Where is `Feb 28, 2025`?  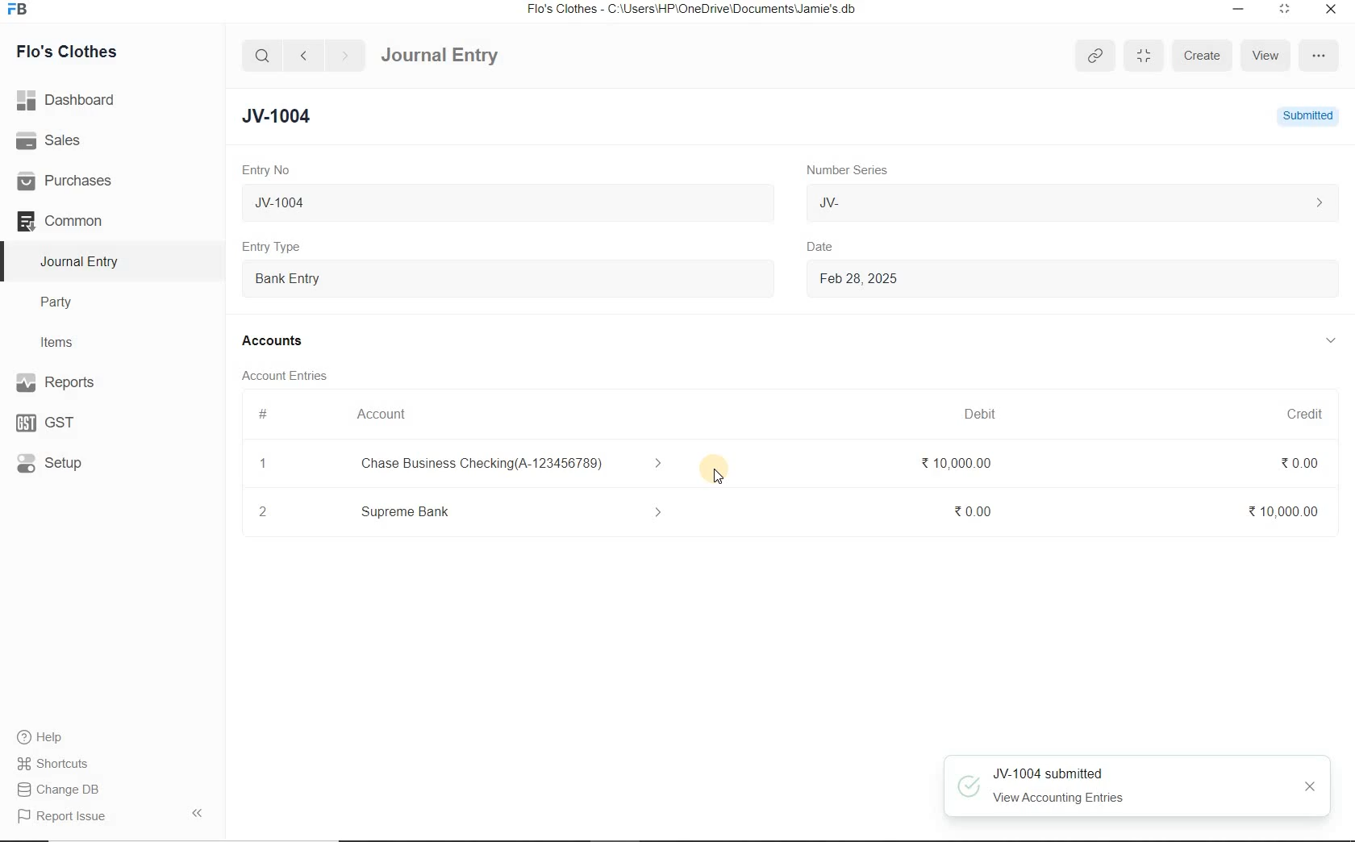
Feb 28, 2025 is located at coordinates (1064, 279).